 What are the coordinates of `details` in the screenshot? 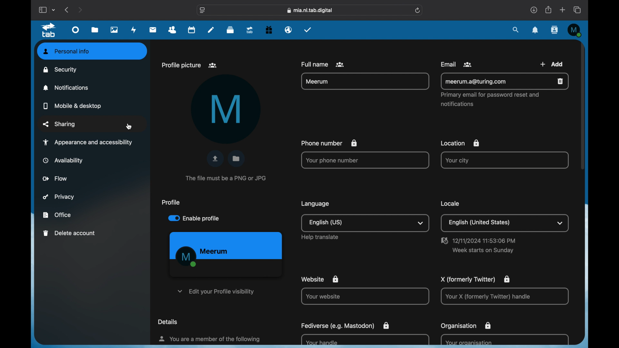 It's located at (168, 322).